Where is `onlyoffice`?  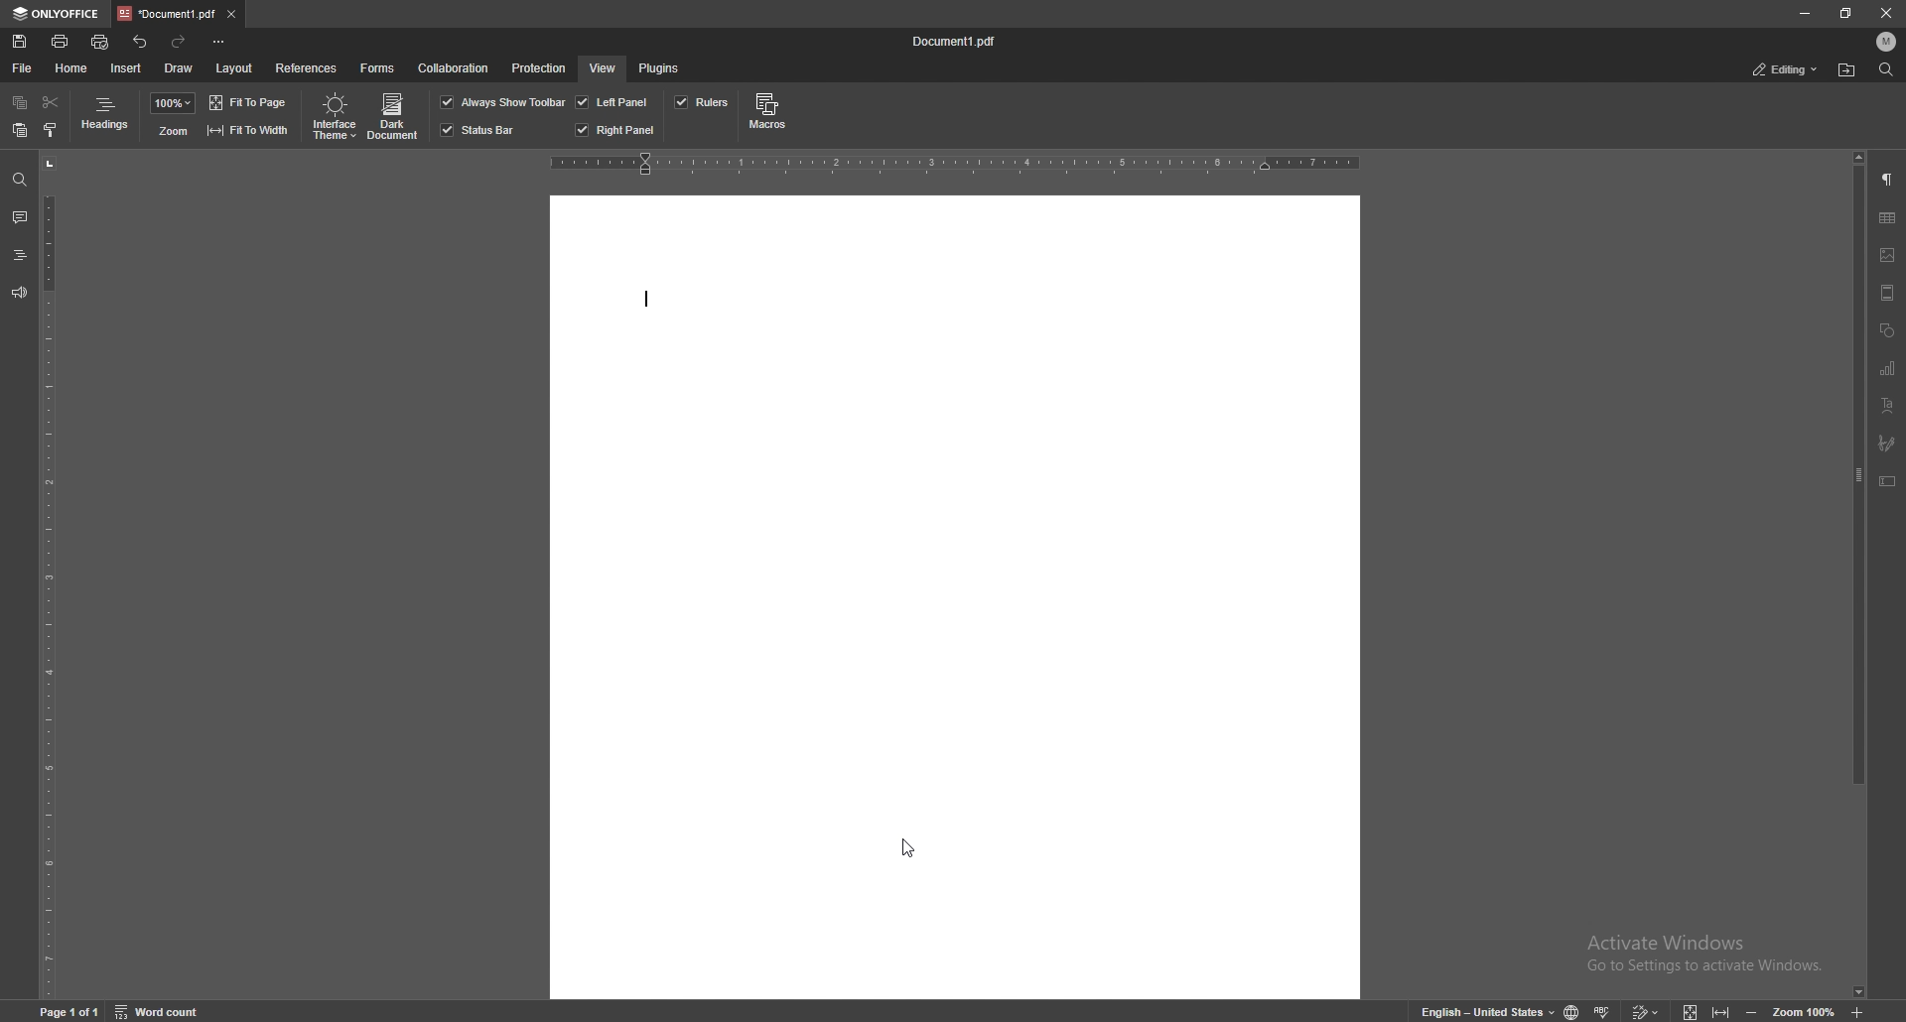
onlyoffice is located at coordinates (56, 14).